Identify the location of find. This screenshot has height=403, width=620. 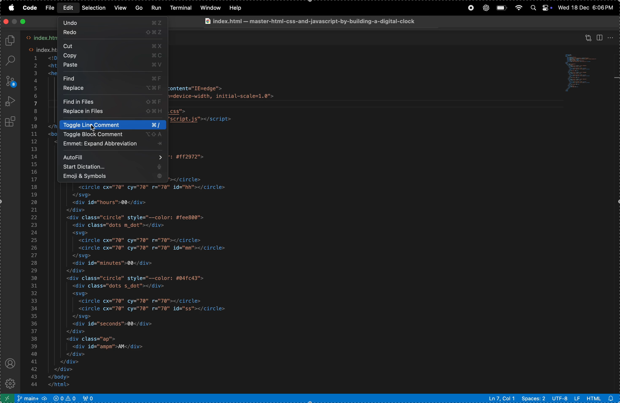
(113, 78).